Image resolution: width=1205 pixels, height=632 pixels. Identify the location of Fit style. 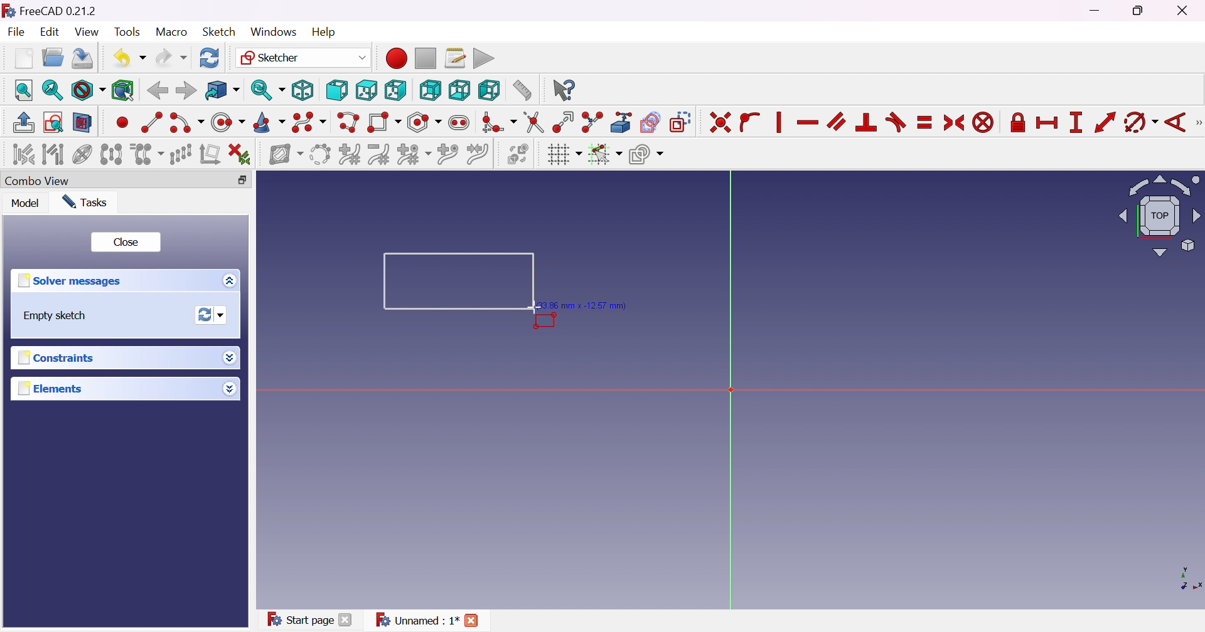
(87, 90).